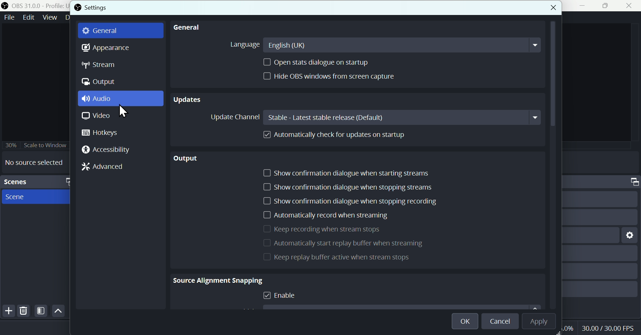  I want to click on , so click(632, 182).